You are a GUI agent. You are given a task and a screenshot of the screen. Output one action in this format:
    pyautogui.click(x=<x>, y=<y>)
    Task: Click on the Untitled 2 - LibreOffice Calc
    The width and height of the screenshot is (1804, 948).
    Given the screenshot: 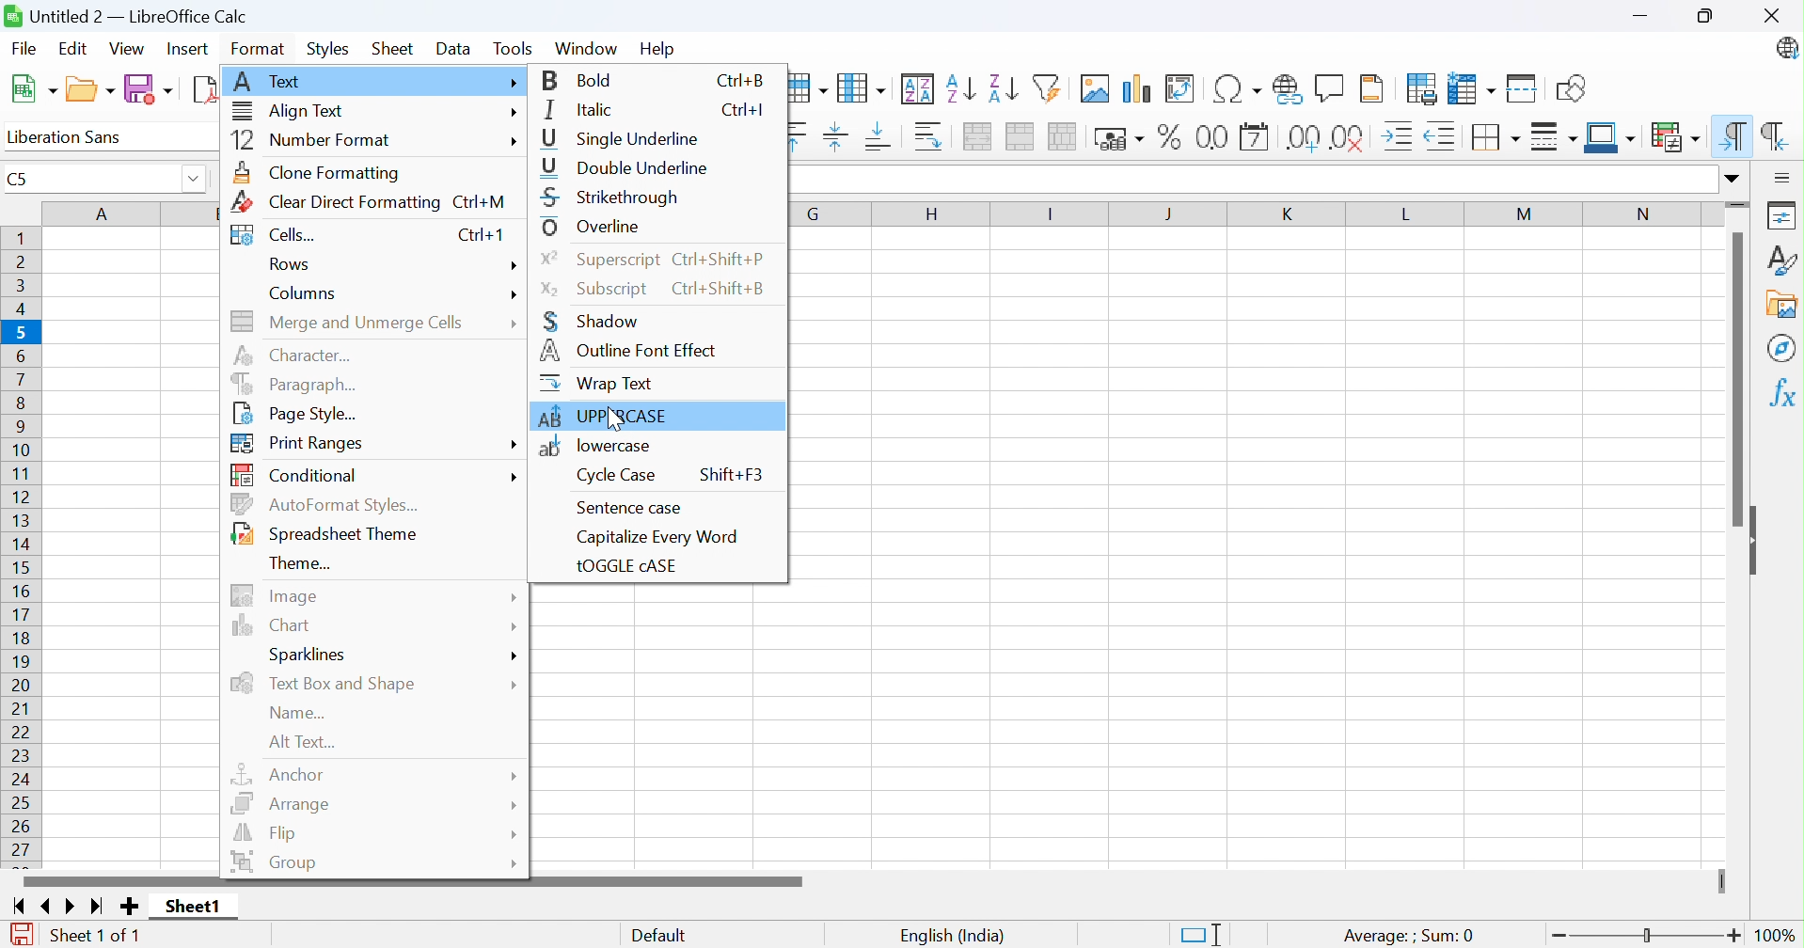 What is the action you would take?
    pyautogui.click(x=128, y=17)
    